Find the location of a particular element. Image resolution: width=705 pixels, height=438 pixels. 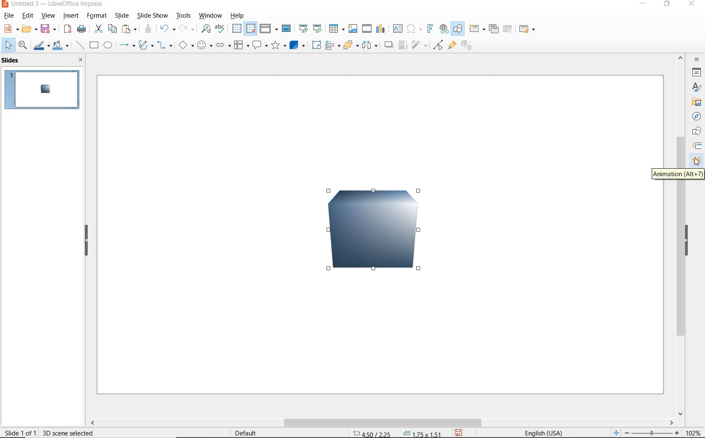

open is located at coordinates (31, 29).